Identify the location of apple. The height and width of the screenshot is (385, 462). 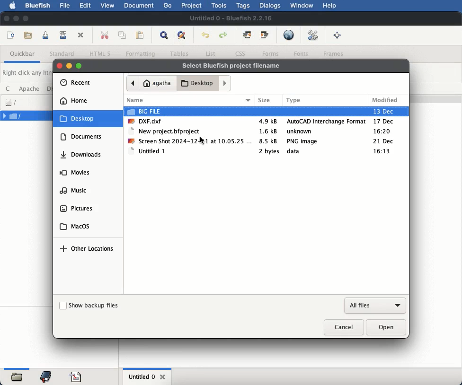
(14, 6).